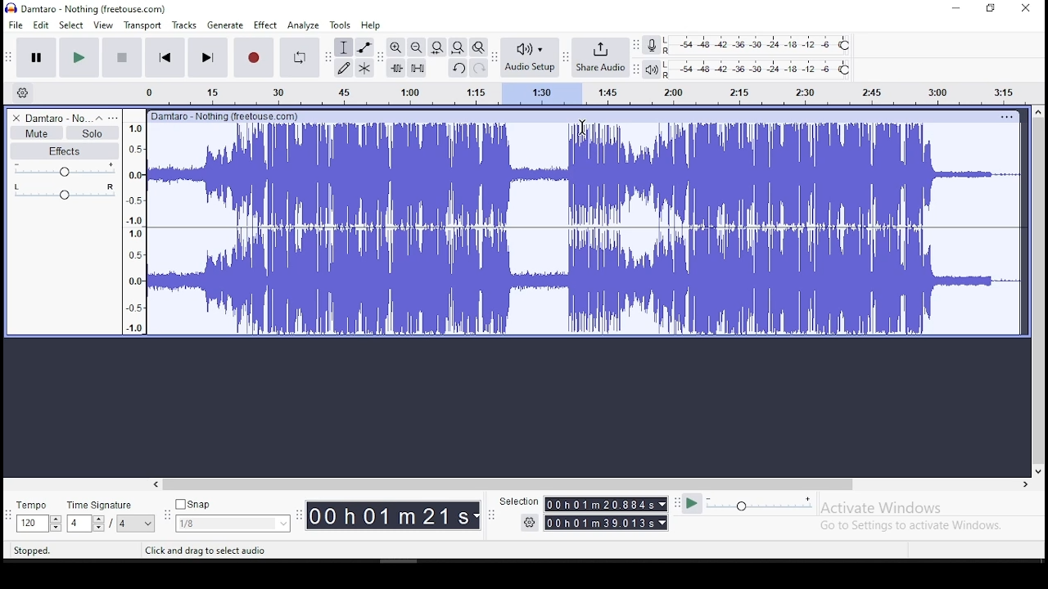  What do you see at coordinates (477, 48) in the screenshot?
I see `zoom toggle` at bounding box center [477, 48].